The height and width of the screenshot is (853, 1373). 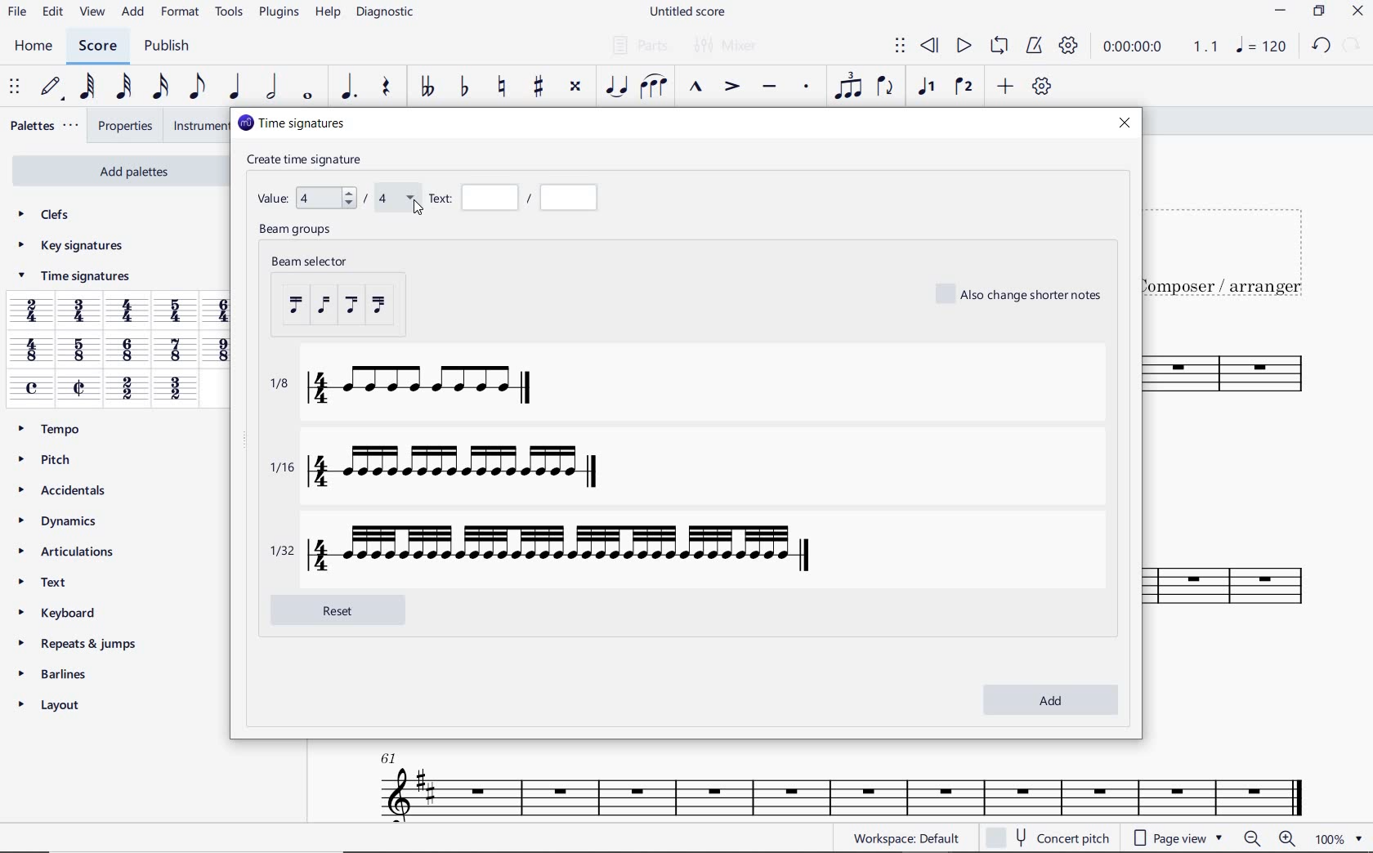 What do you see at coordinates (53, 12) in the screenshot?
I see `EDIT` at bounding box center [53, 12].